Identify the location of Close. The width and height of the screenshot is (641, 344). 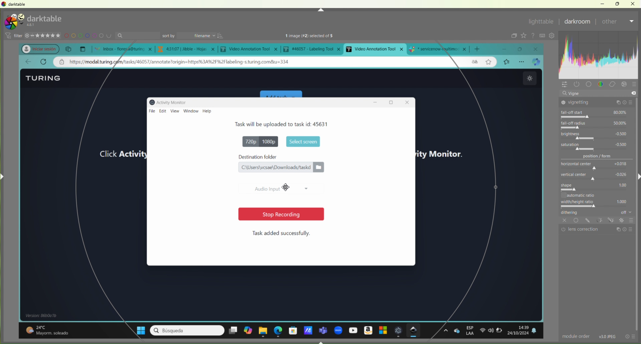
(632, 4).